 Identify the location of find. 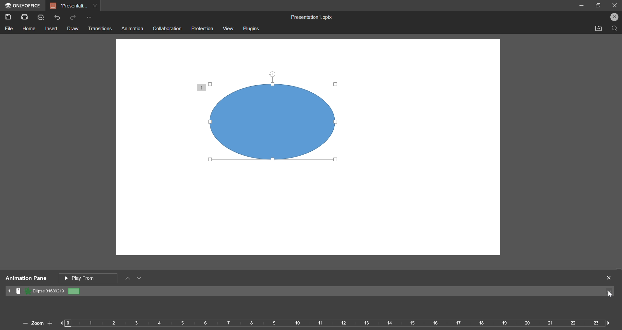
(614, 28).